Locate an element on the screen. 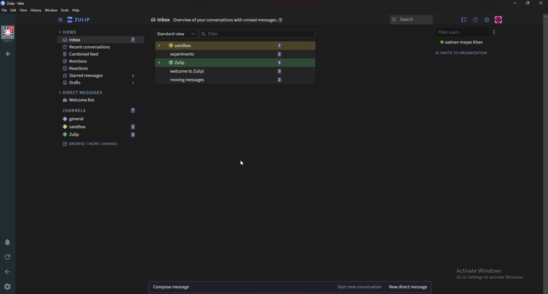  Tools is located at coordinates (65, 10).